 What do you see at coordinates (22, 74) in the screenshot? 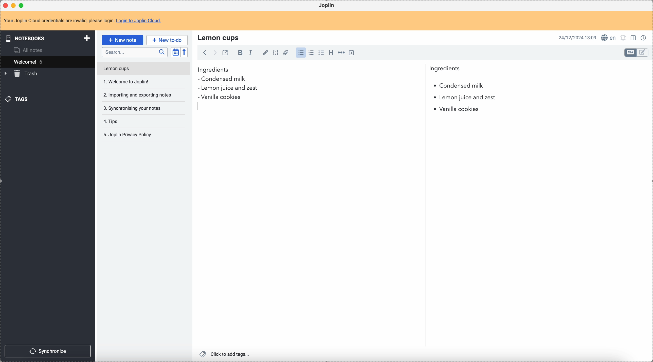
I see `trash` at bounding box center [22, 74].